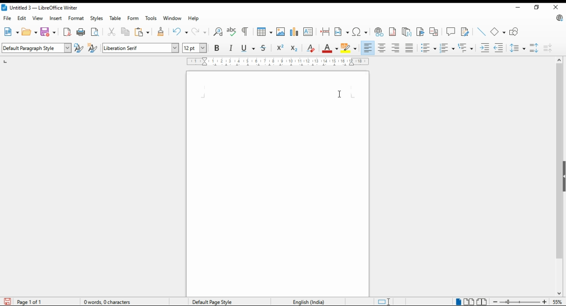 This screenshot has height=306, width=566. I want to click on styles, so click(96, 19).